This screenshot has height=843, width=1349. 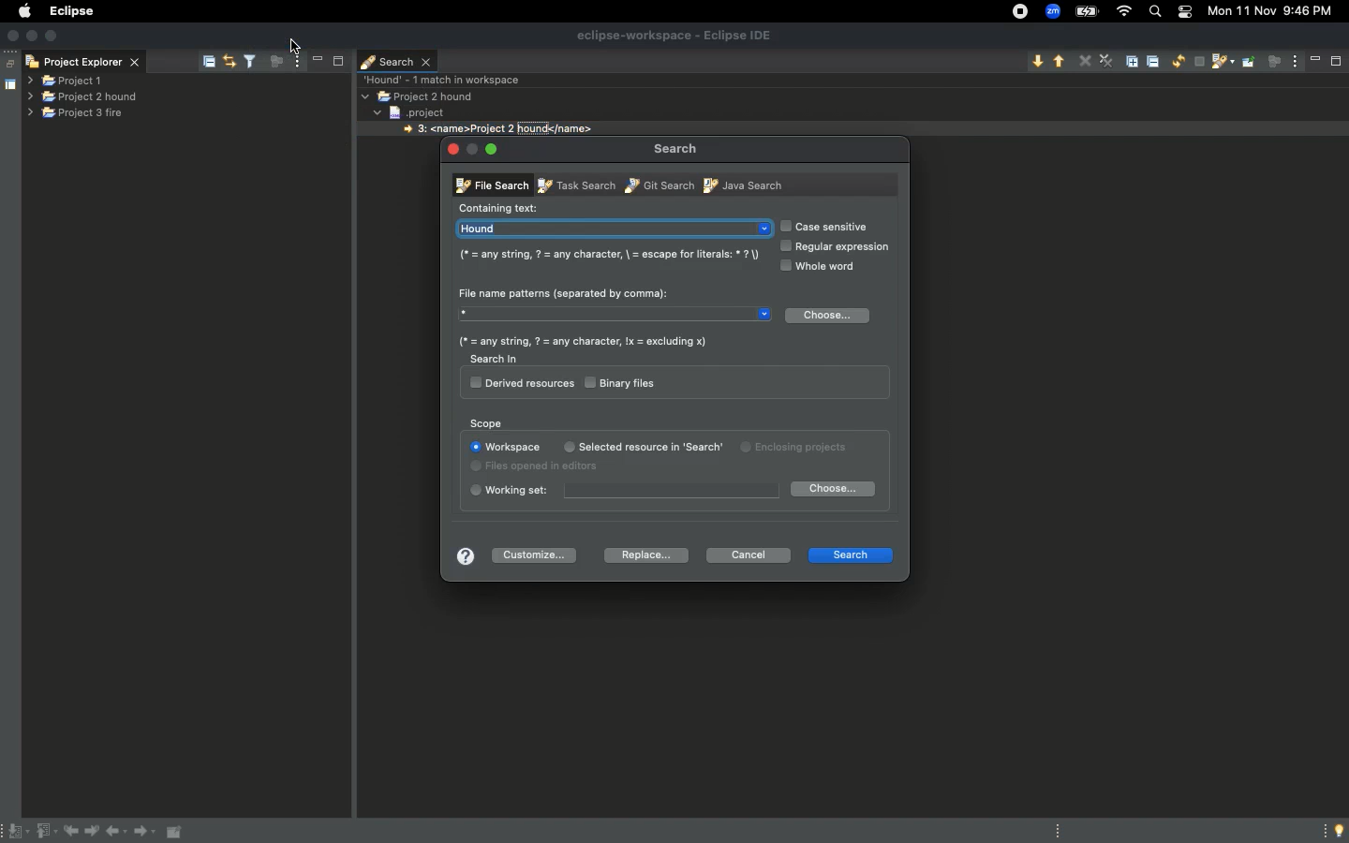 What do you see at coordinates (79, 79) in the screenshot?
I see `project 1` at bounding box center [79, 79].